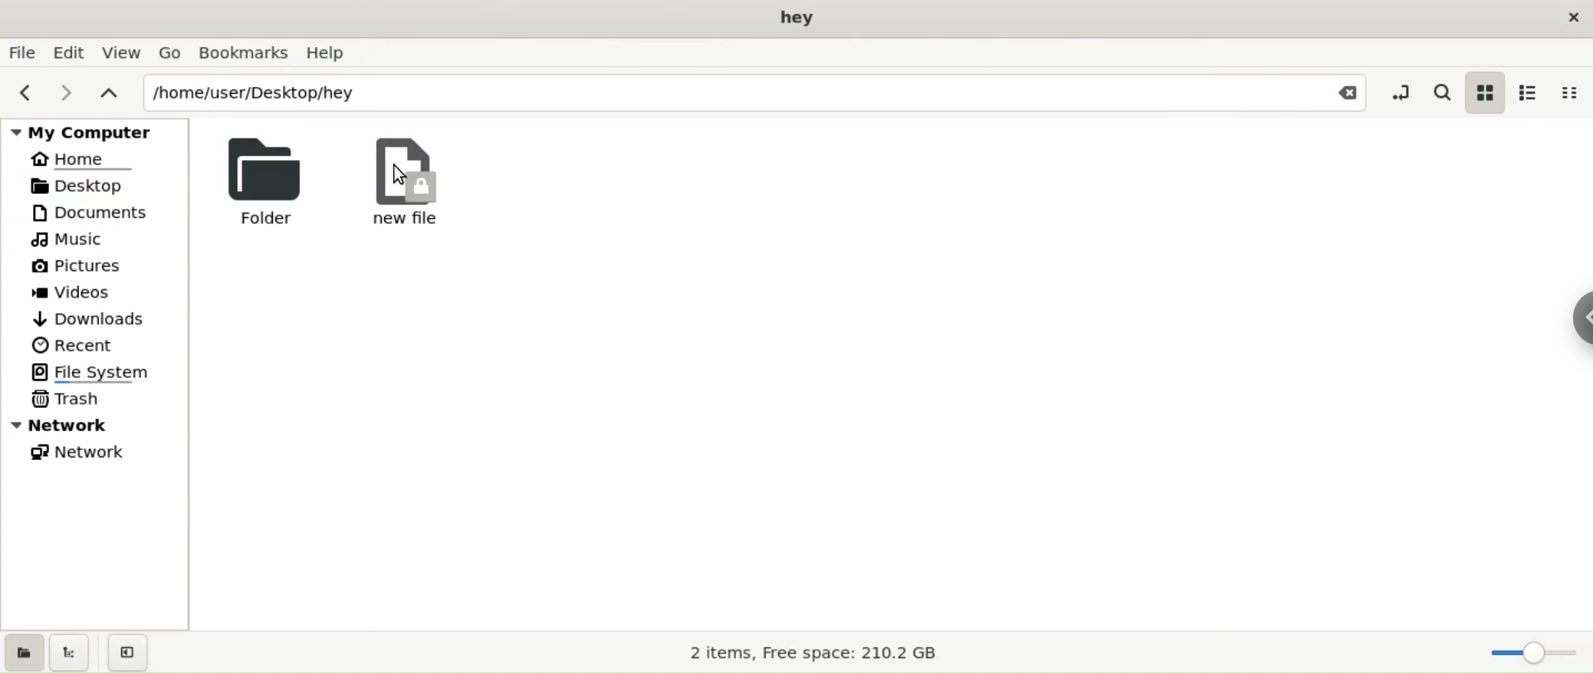  I want to click on /home/user/Desktop/hey, so click(714, 94).